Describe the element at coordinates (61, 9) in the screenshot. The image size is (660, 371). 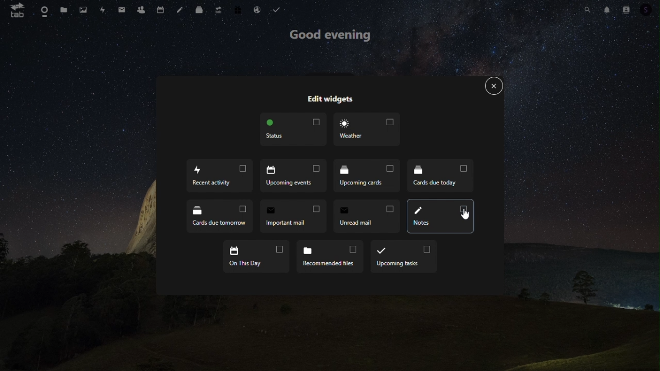
I see `Files` at that location.